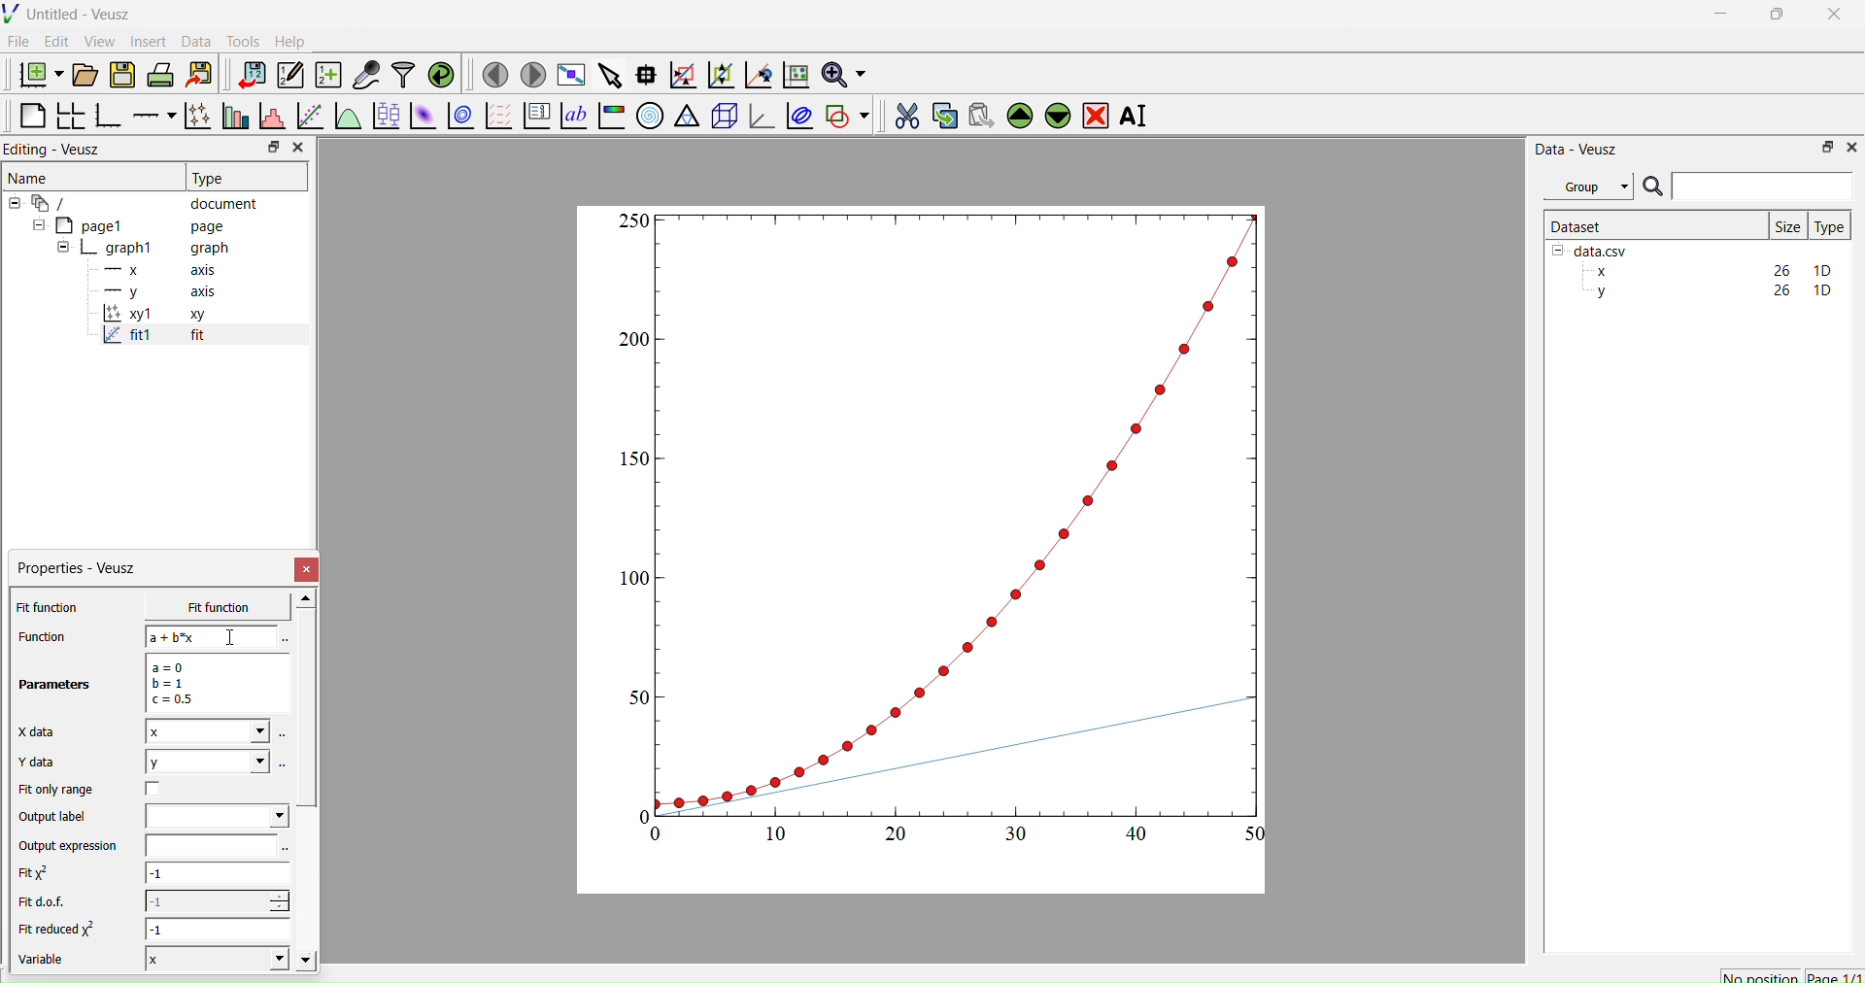 The width and height of the screenshot is (1865, 983). I want to click on Open, so click(82, 75).